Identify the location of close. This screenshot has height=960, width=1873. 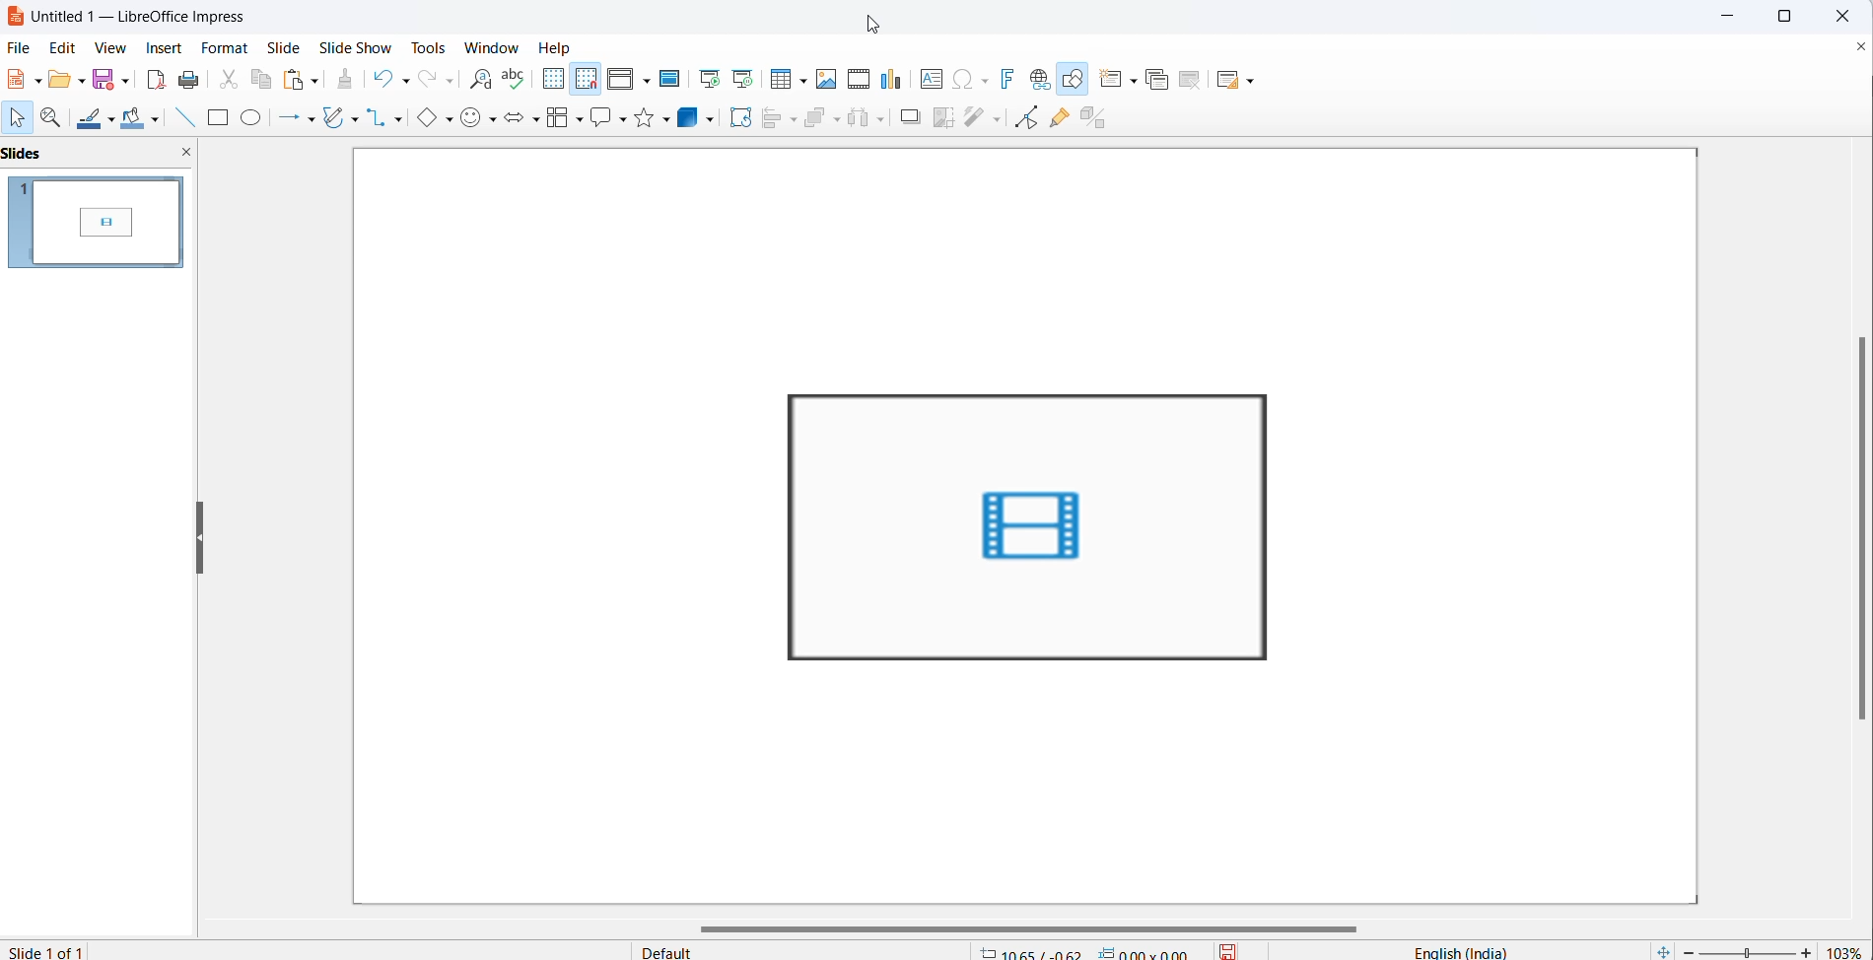
(1844, 16).